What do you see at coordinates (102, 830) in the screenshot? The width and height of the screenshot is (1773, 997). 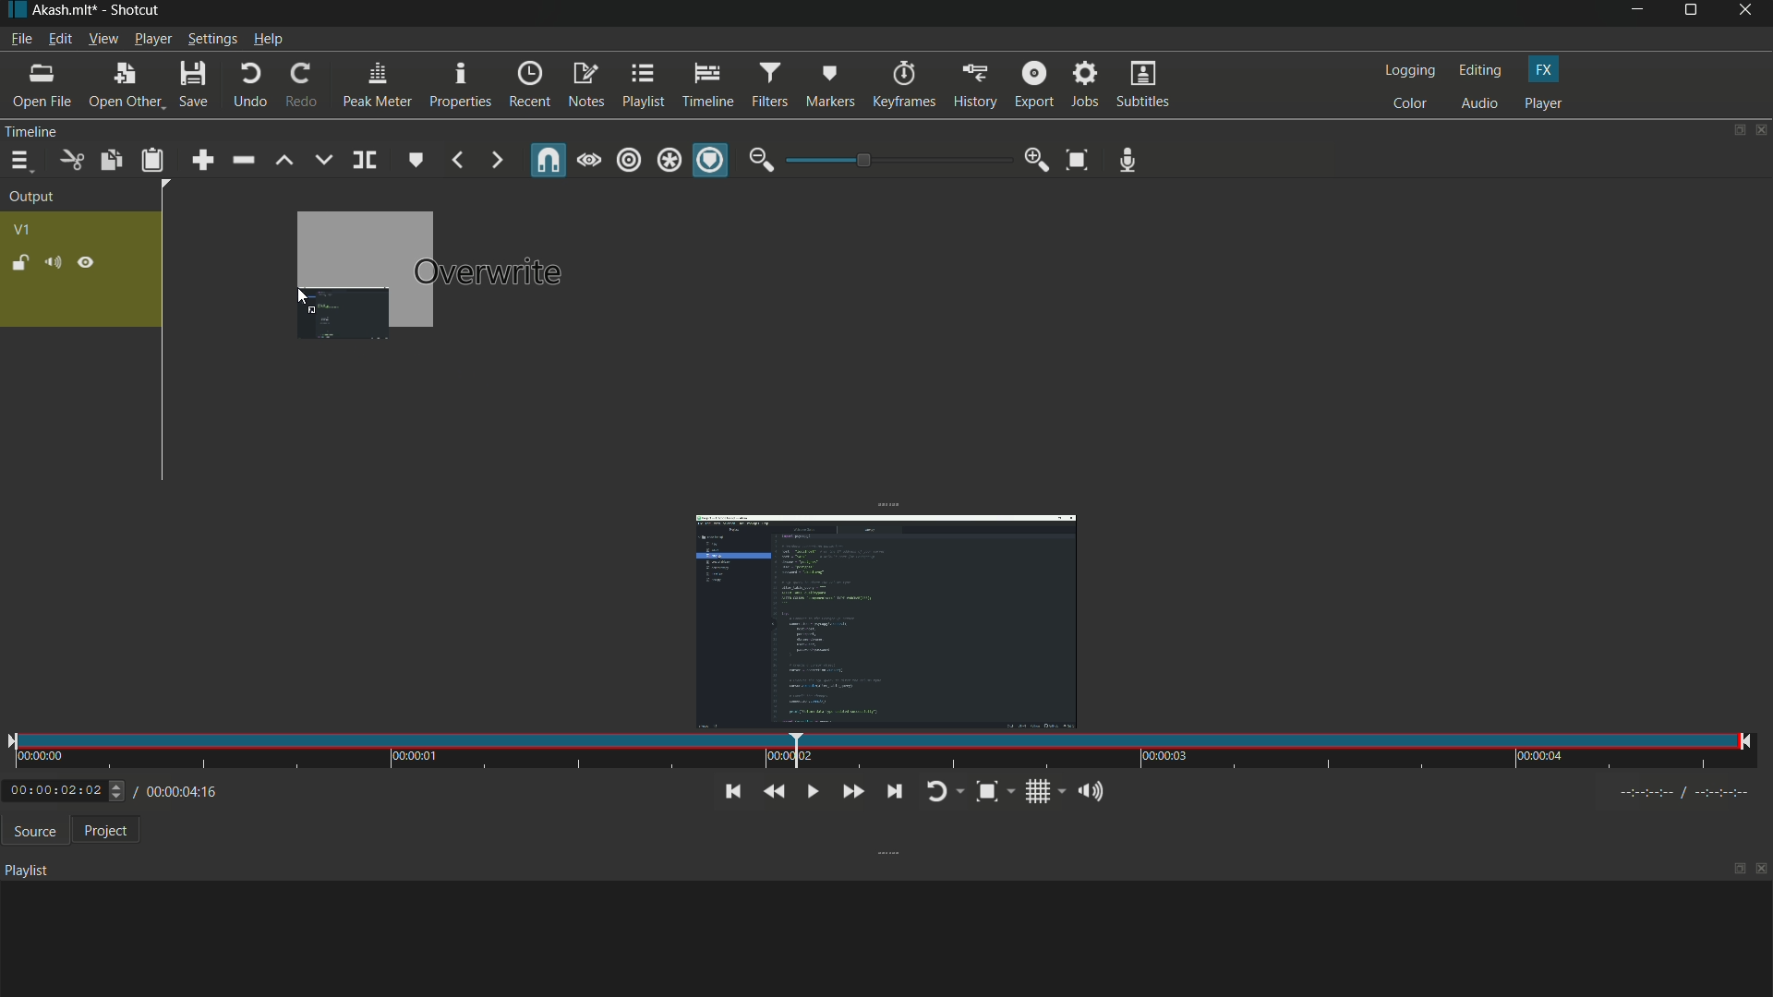 I see `project` at bounding box center [102, 830].